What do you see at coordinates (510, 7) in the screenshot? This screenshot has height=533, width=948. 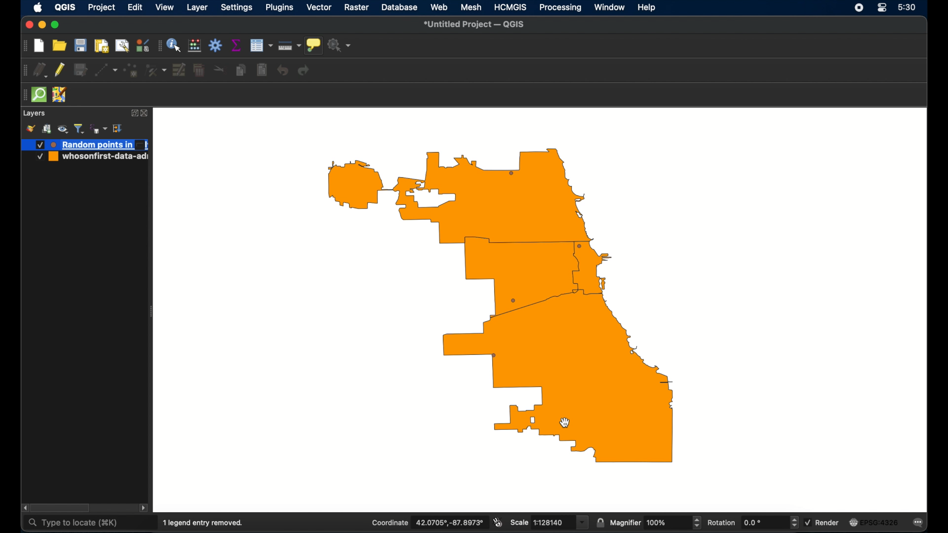 I see `HCMGIS` at bounding box center [510, 7].